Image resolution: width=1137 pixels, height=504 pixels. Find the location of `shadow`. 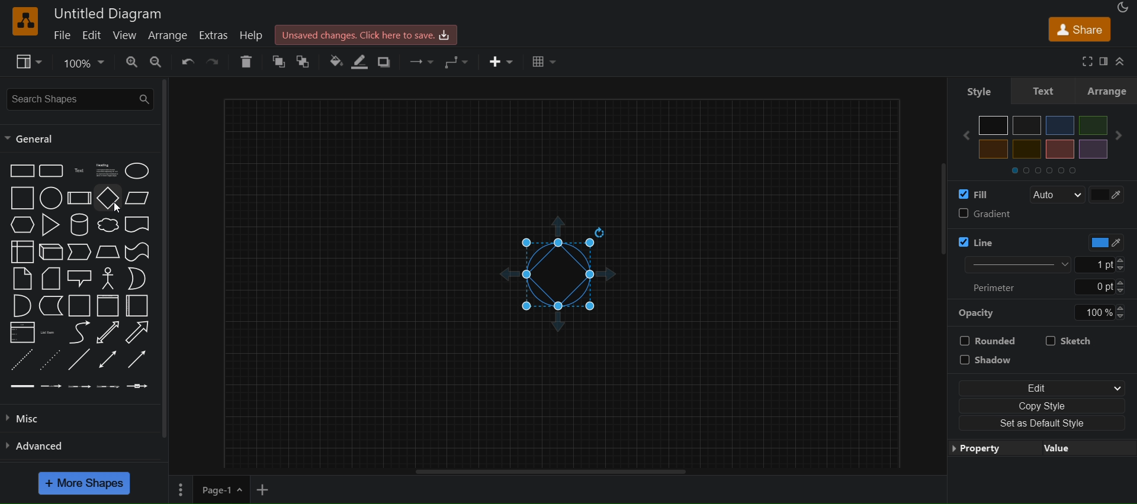

shadow is located at coordinates (995, 361).